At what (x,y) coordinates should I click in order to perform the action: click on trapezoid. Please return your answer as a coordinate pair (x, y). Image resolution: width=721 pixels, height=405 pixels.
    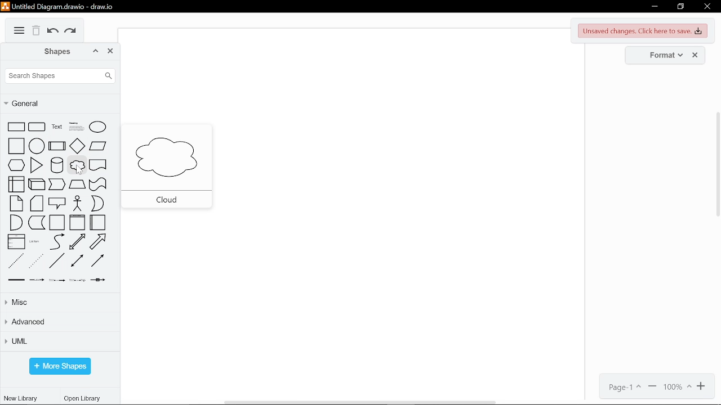
    Looking at the image, I should click on (78, 184).